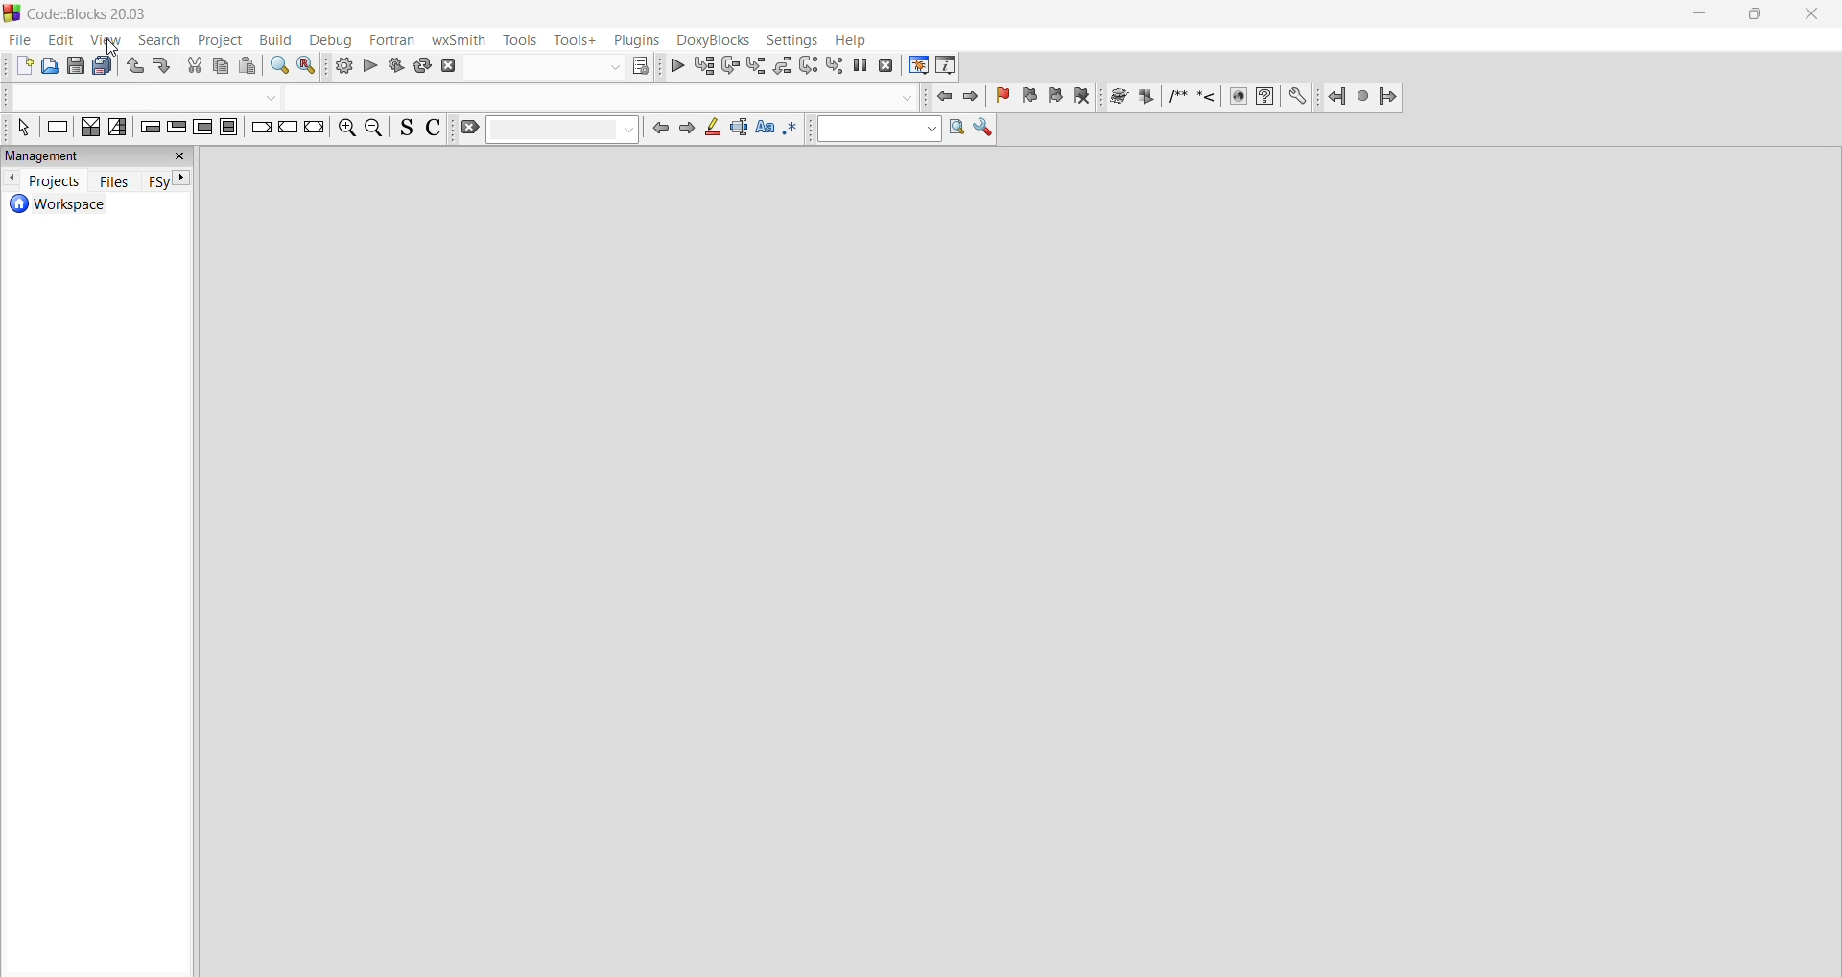  Describe the element at coordinates (106, 40) in the screenshot. I see `view` at that location.